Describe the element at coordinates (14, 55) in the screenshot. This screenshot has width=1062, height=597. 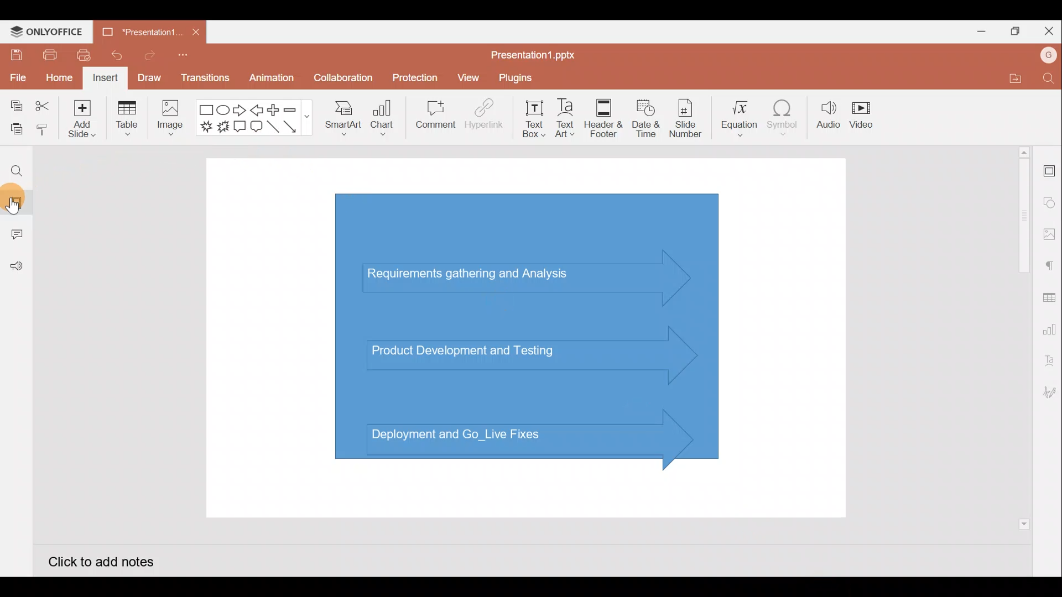
I see `Save` at that location.